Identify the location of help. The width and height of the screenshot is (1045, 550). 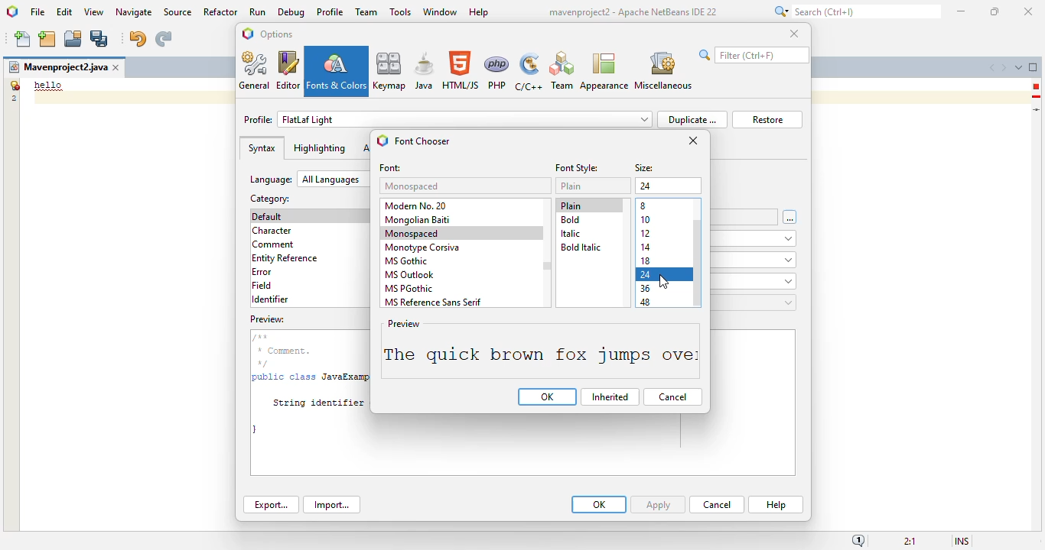
(776, 505).